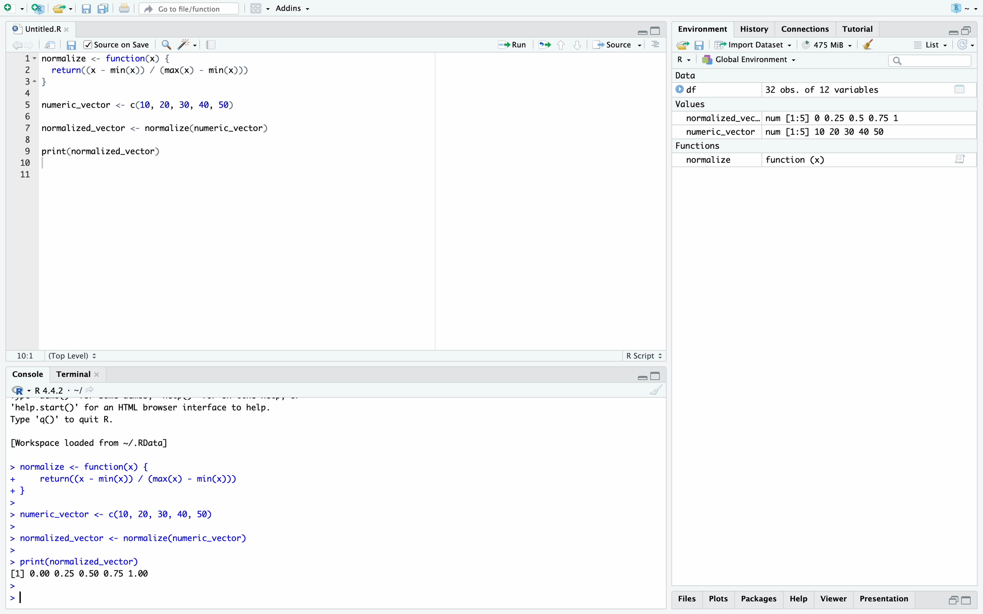 This screenshot has height=614, width=983. Describe the element at coordinates (952, 600) in the screenshot. I see `Minimize` at that location.